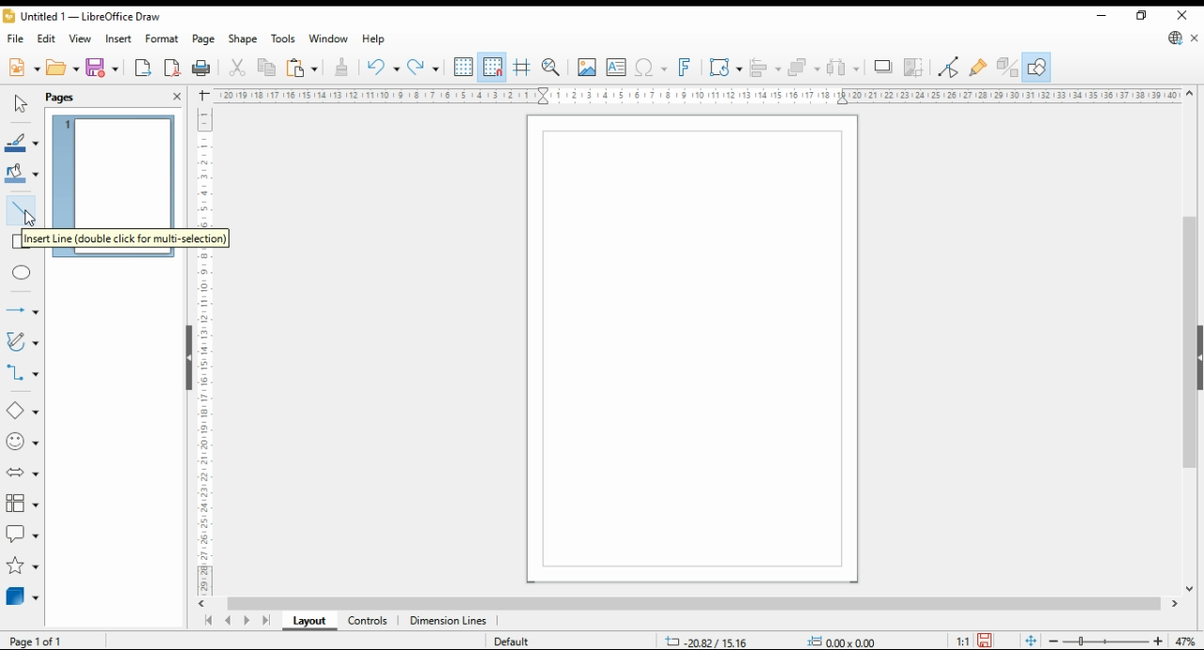 This screenshot has height=650, width=1204. I want to click on symbol shapes, so click(22, 442).